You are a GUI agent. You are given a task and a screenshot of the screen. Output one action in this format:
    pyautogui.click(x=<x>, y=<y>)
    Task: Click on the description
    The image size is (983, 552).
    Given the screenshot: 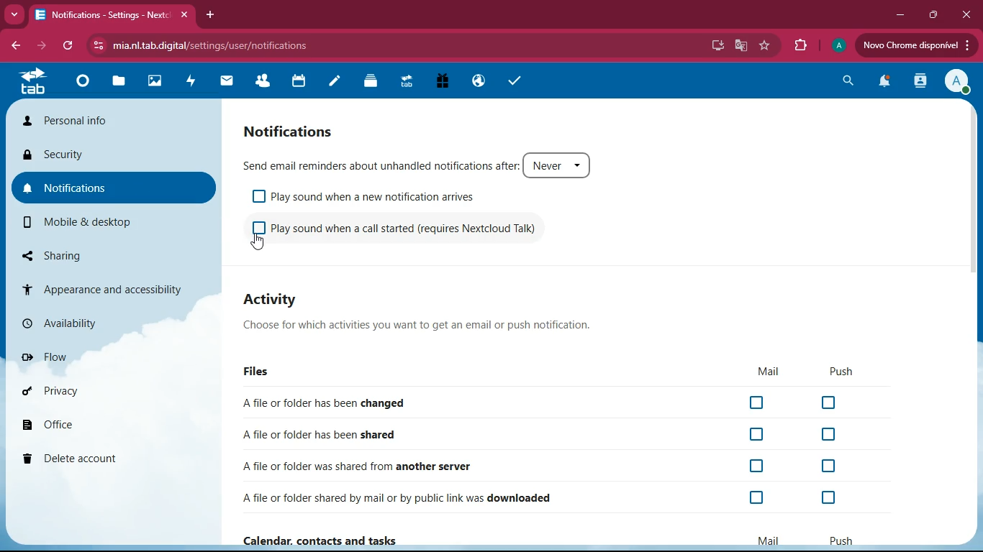 What is the action you would take?
    pyautogui.click(x=418, y=327)
    